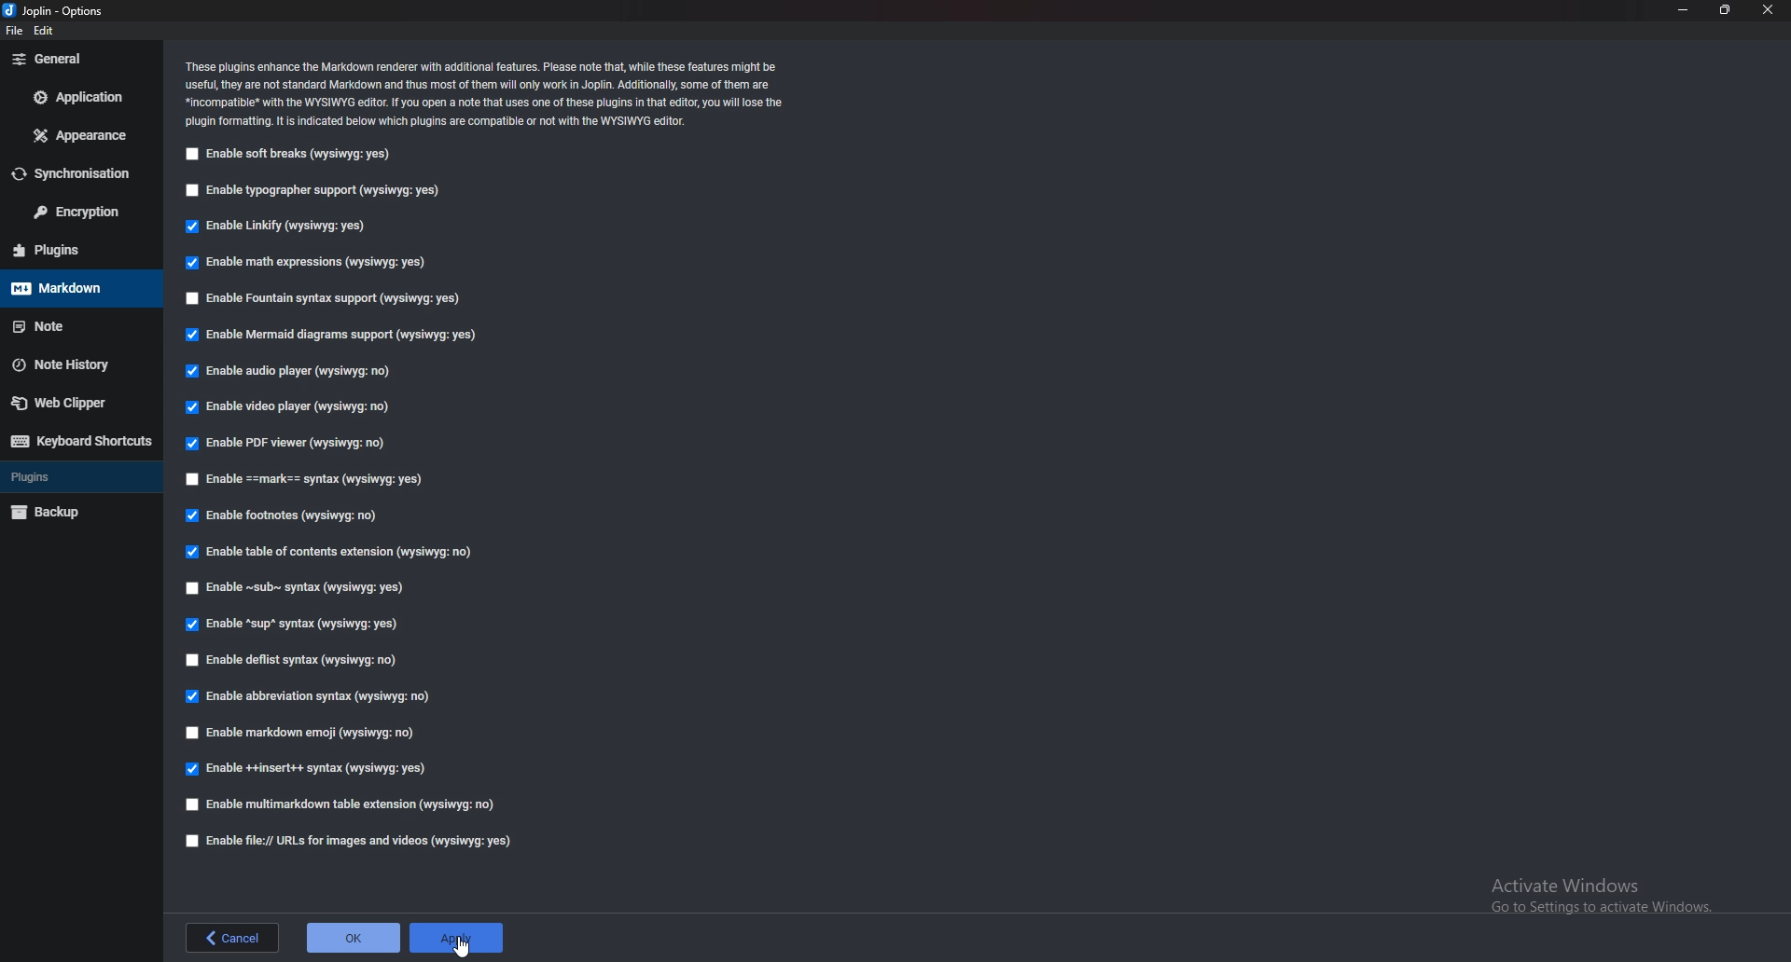  Describe the element at coordinates (1597, 892) in the screenshot. I see `Activate Windows
Go to Settings to activate Windows.` at that location.